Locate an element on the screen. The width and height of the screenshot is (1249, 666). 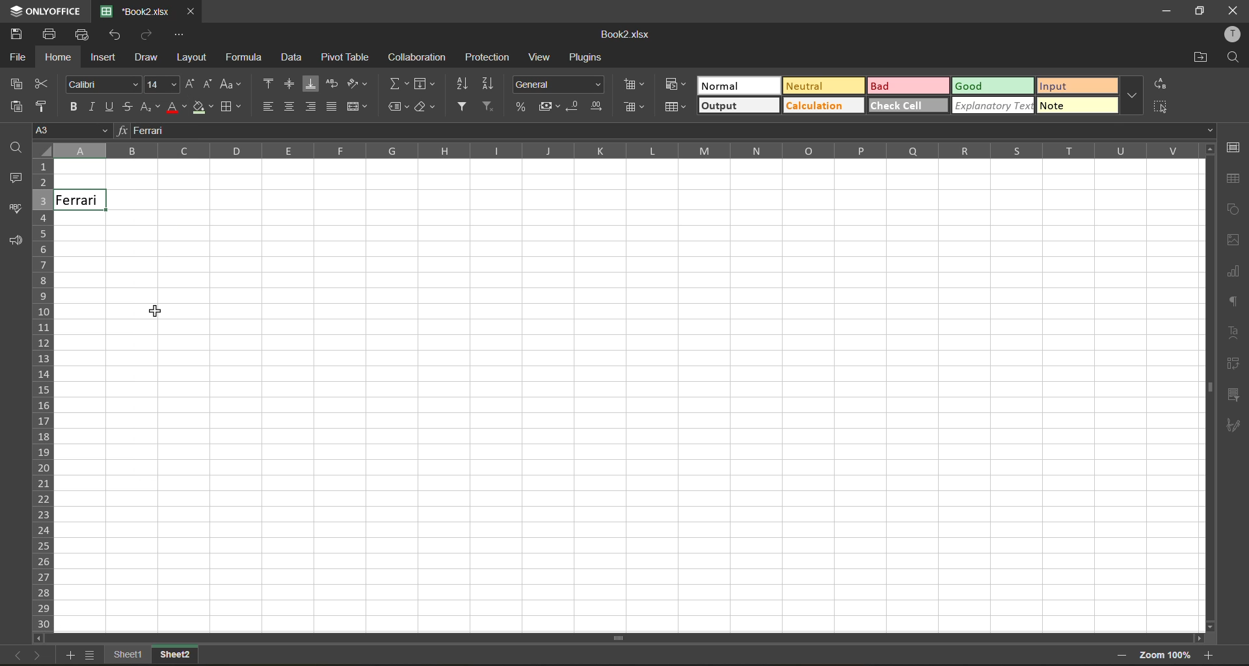
summation is located at coordinates (397, 83).